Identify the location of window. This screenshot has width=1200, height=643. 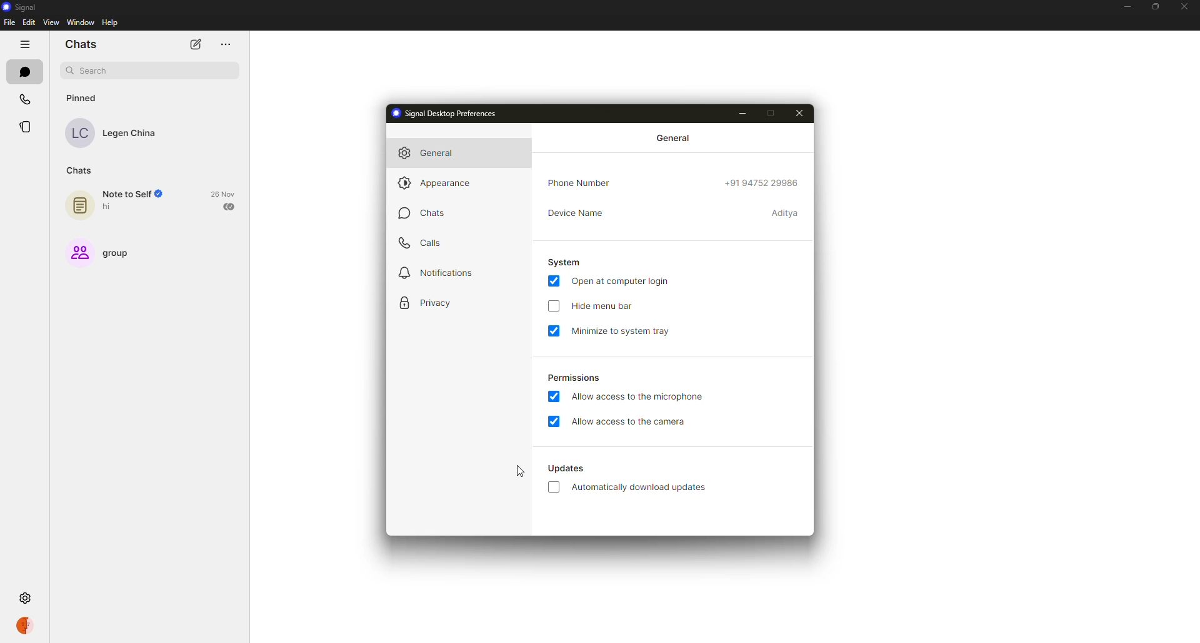
(80, 21).